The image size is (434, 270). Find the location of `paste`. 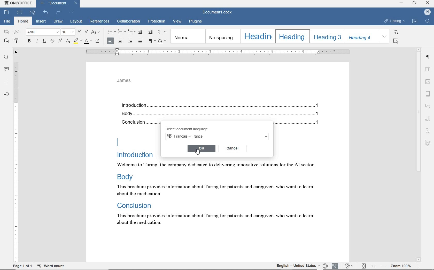

paste is located at coordinates (6, 41).